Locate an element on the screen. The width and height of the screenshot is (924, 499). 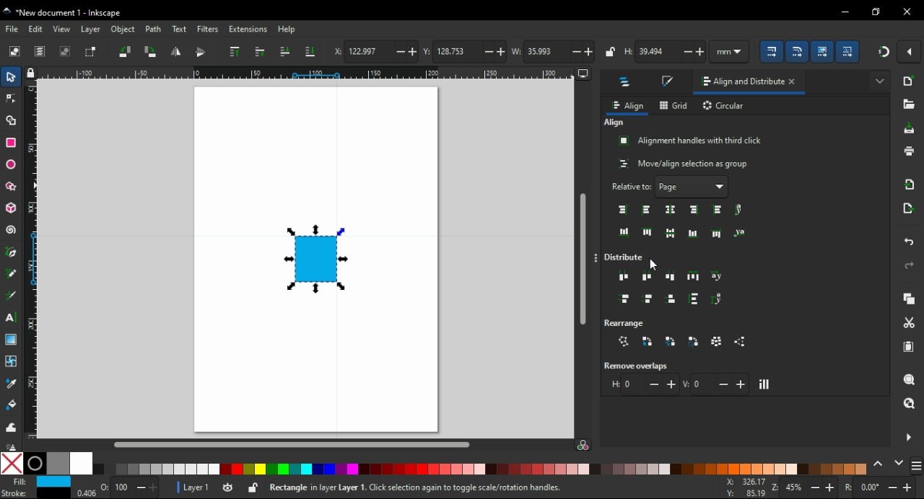
lock  is located at coordinates (611, 51).